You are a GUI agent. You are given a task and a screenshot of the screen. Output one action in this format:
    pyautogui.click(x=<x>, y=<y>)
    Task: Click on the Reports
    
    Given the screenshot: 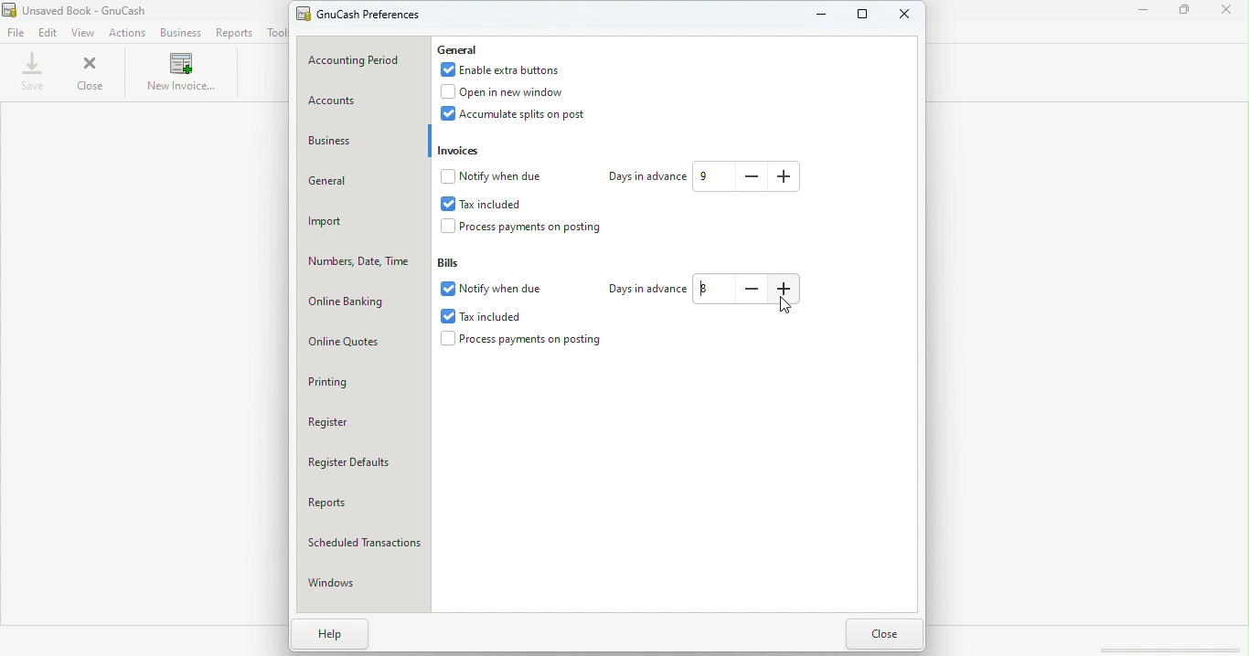 What is the action you would take?
    pyautogui.click(x=234, y=32)
    